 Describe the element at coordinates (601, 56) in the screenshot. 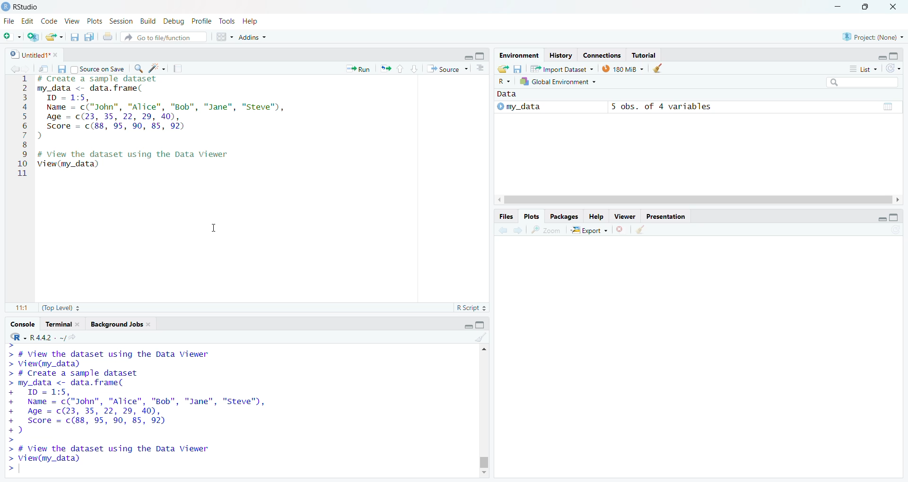

I see `Connection` at that location.